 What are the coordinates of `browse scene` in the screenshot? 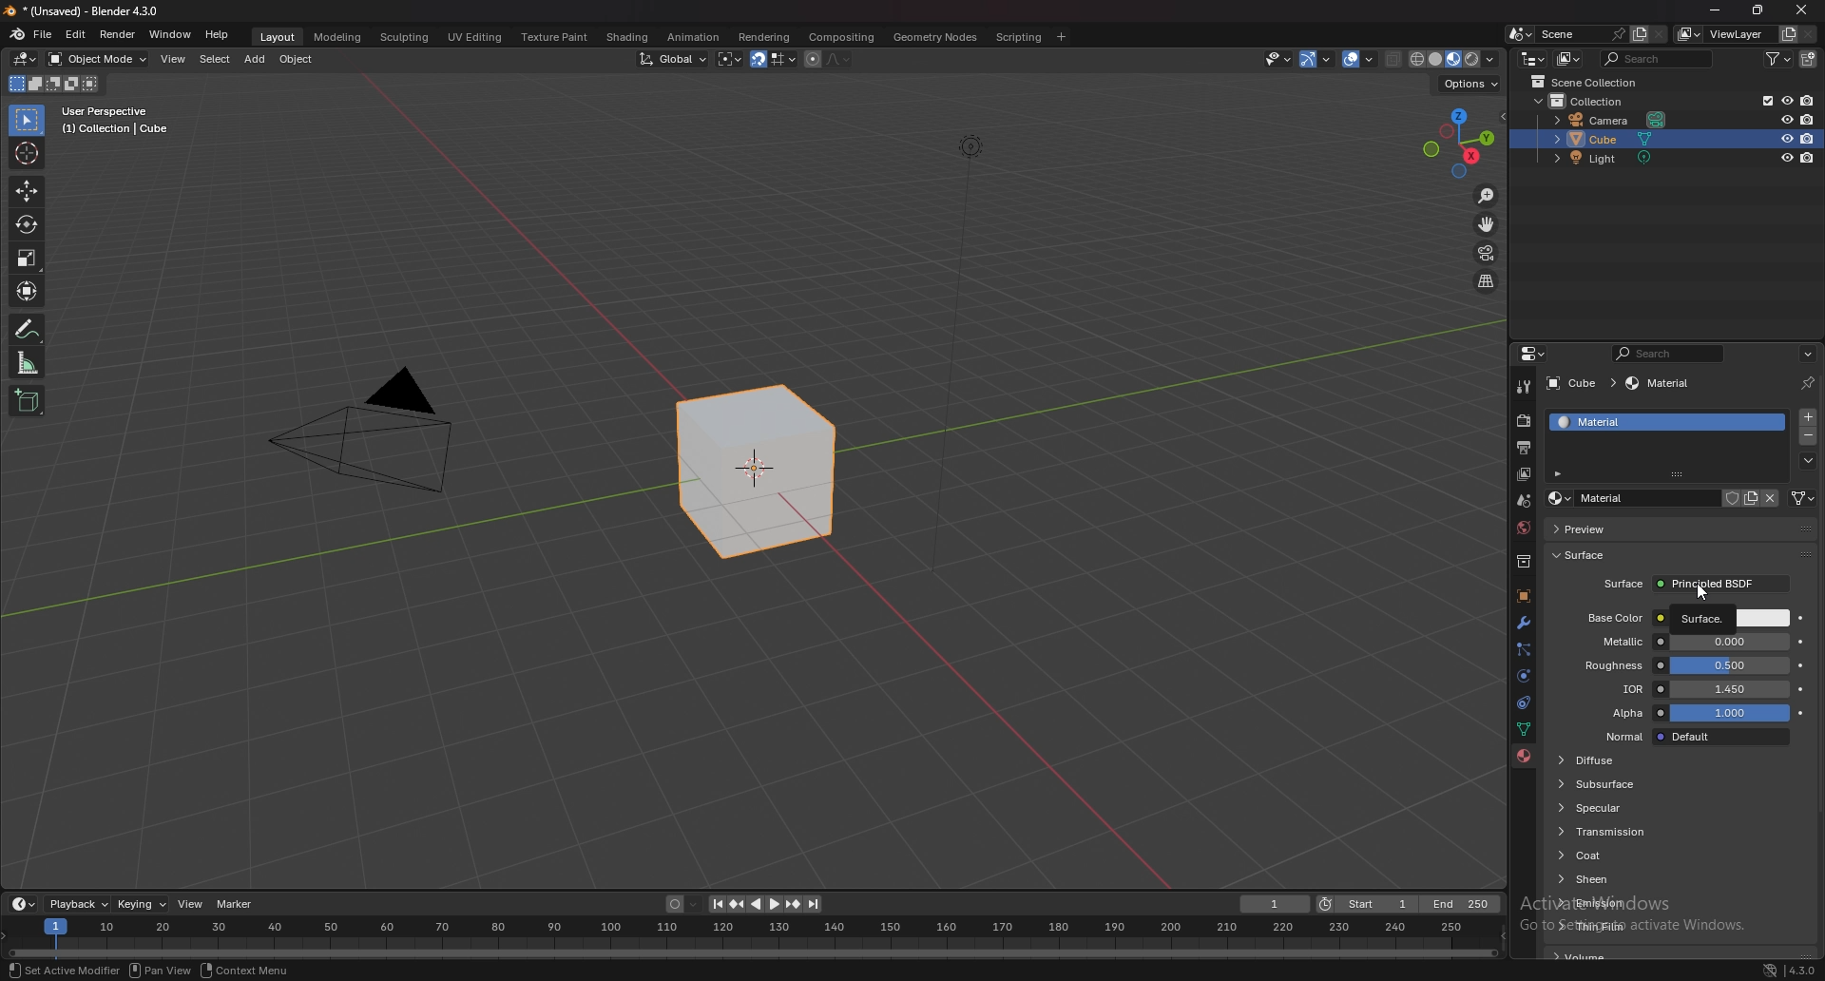 It's located at (1521, 33).